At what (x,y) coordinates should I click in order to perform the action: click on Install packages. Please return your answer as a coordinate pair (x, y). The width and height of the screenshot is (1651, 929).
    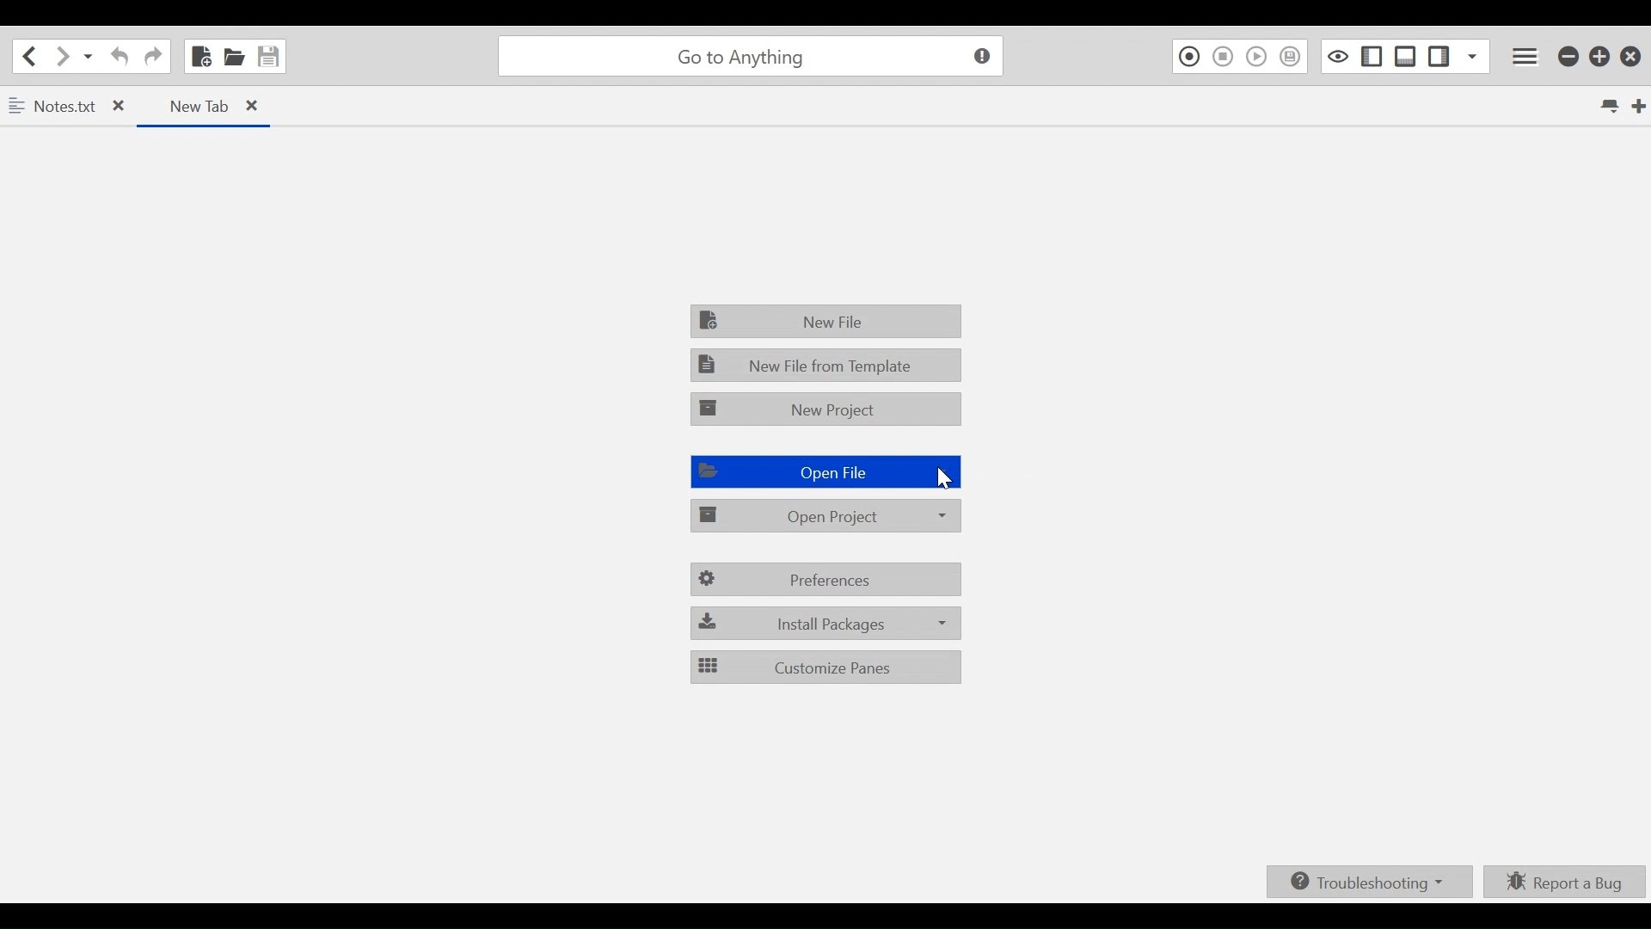
    Looking at the image, I should click on (824, 622).